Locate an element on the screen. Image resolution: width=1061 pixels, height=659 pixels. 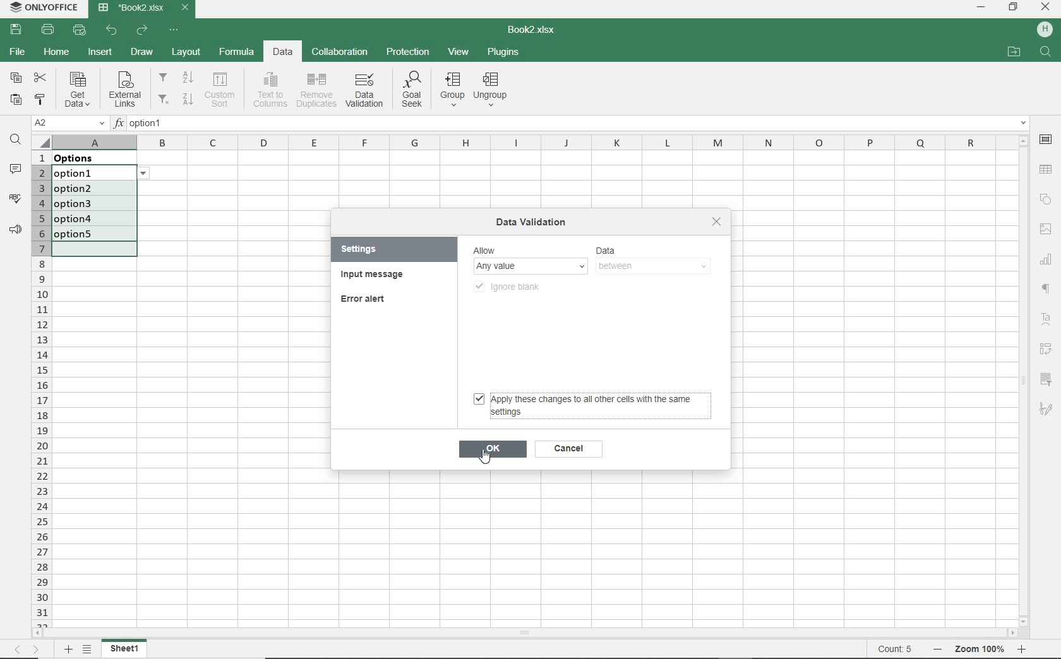
NONPRINTING CHARACTERS is located at coordinates (1048, 290).